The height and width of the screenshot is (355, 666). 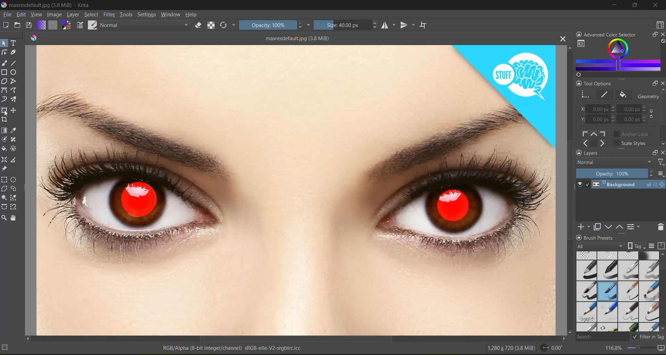 I want to click on float docker, so click(x=653, y=35).